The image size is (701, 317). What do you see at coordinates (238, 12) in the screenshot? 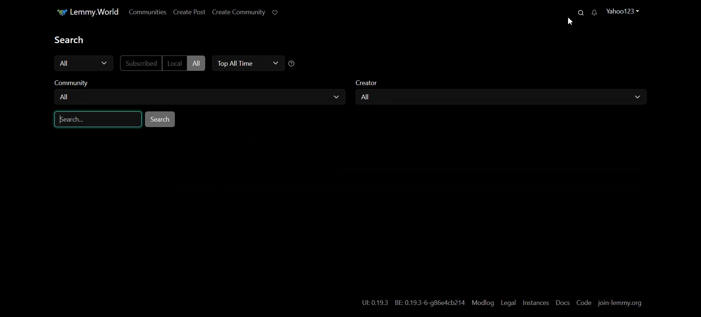
I see `Create Community` at bounding box center [238, 12].